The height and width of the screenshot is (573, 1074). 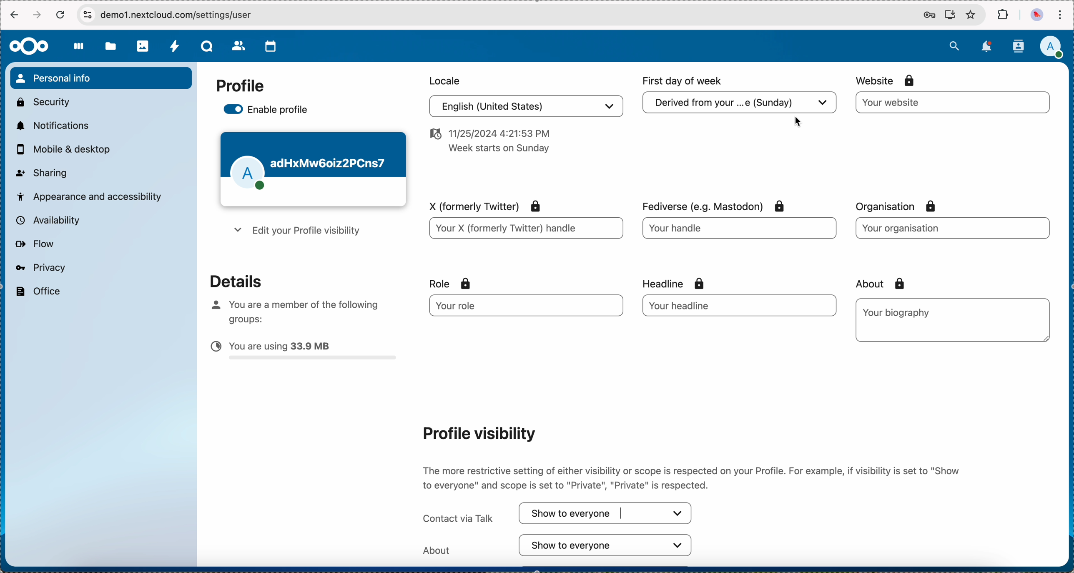 I want to click on security, so click(x=42, y=101).